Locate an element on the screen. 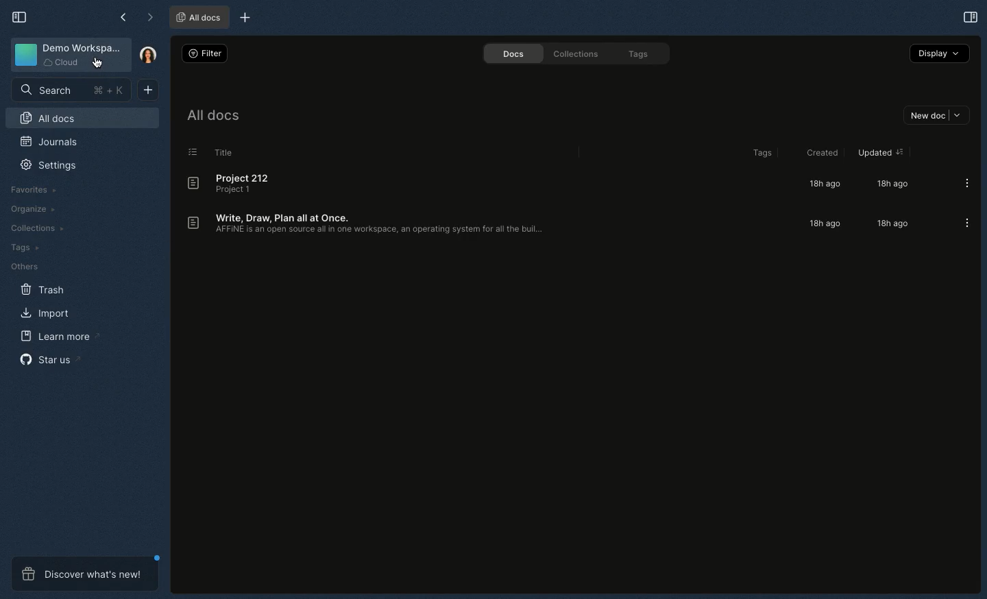 The width and height of the screenshot is (987, 599). Trash is located at coordinates (42, 290).